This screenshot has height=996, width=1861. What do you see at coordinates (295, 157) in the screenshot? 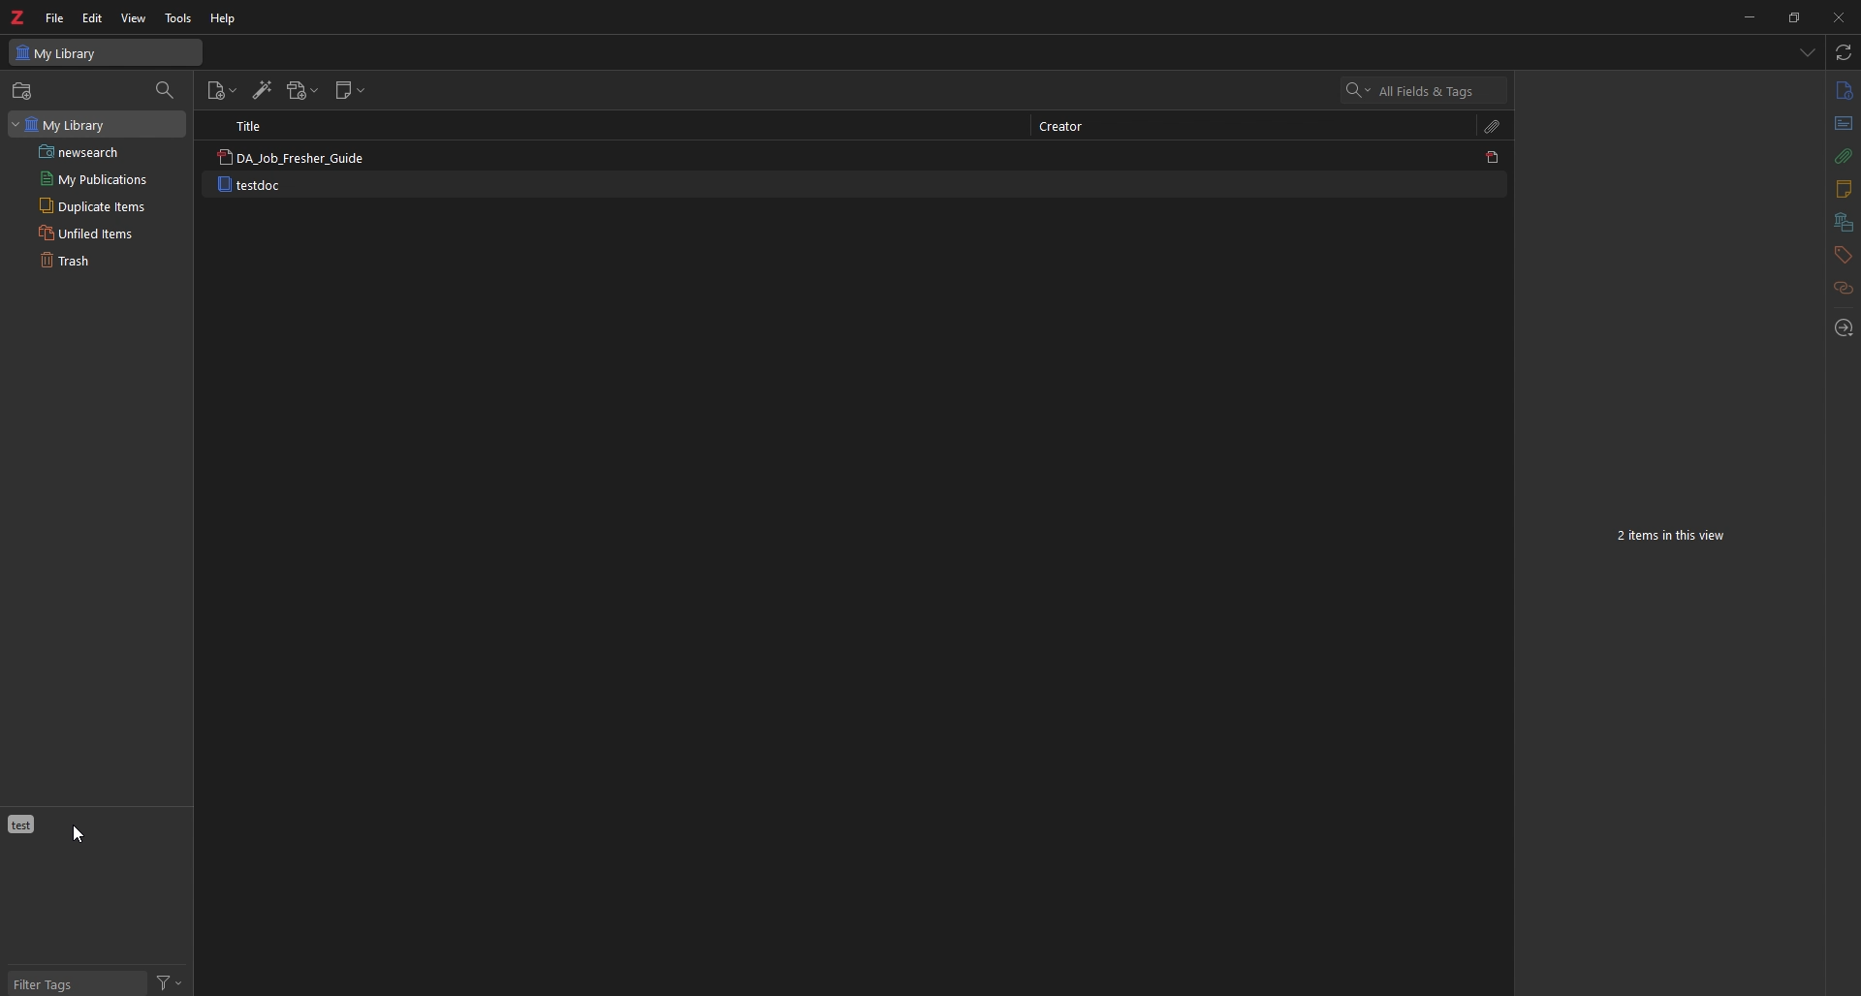
I see `DAJob_Fresher_Guide` at bounding box center [295, 157].